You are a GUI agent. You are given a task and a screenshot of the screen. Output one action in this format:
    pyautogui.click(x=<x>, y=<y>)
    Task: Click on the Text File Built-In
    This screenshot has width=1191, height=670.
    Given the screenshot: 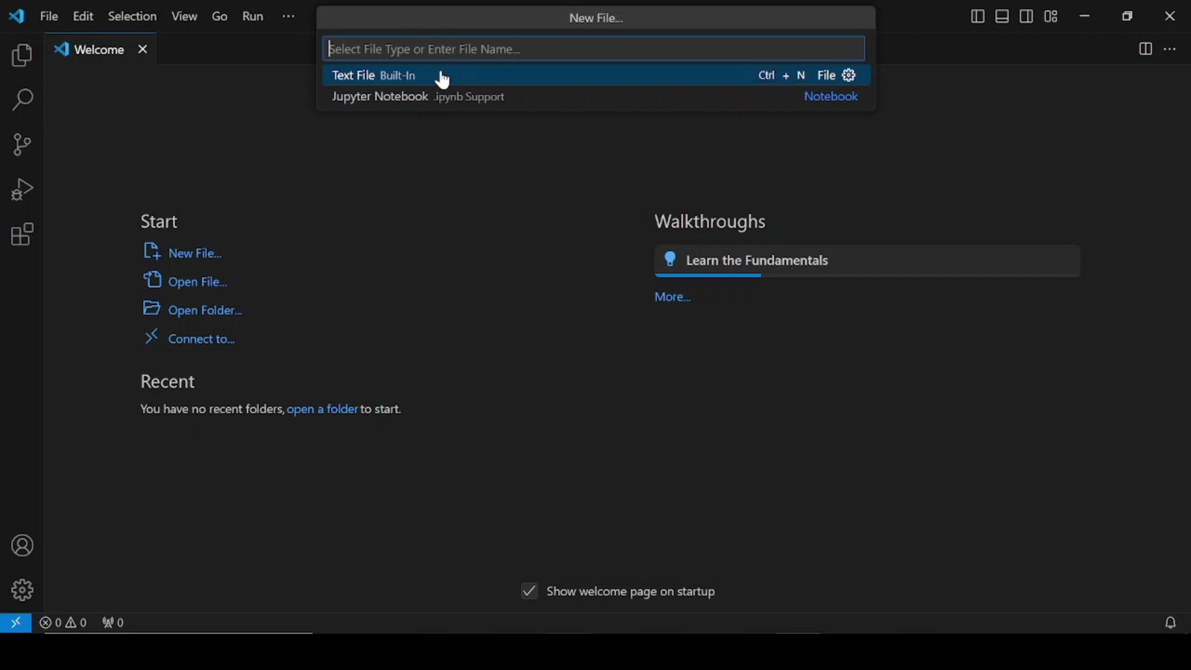 What is the action you would take?
    pyautogui.click(x=374, y=73)
    